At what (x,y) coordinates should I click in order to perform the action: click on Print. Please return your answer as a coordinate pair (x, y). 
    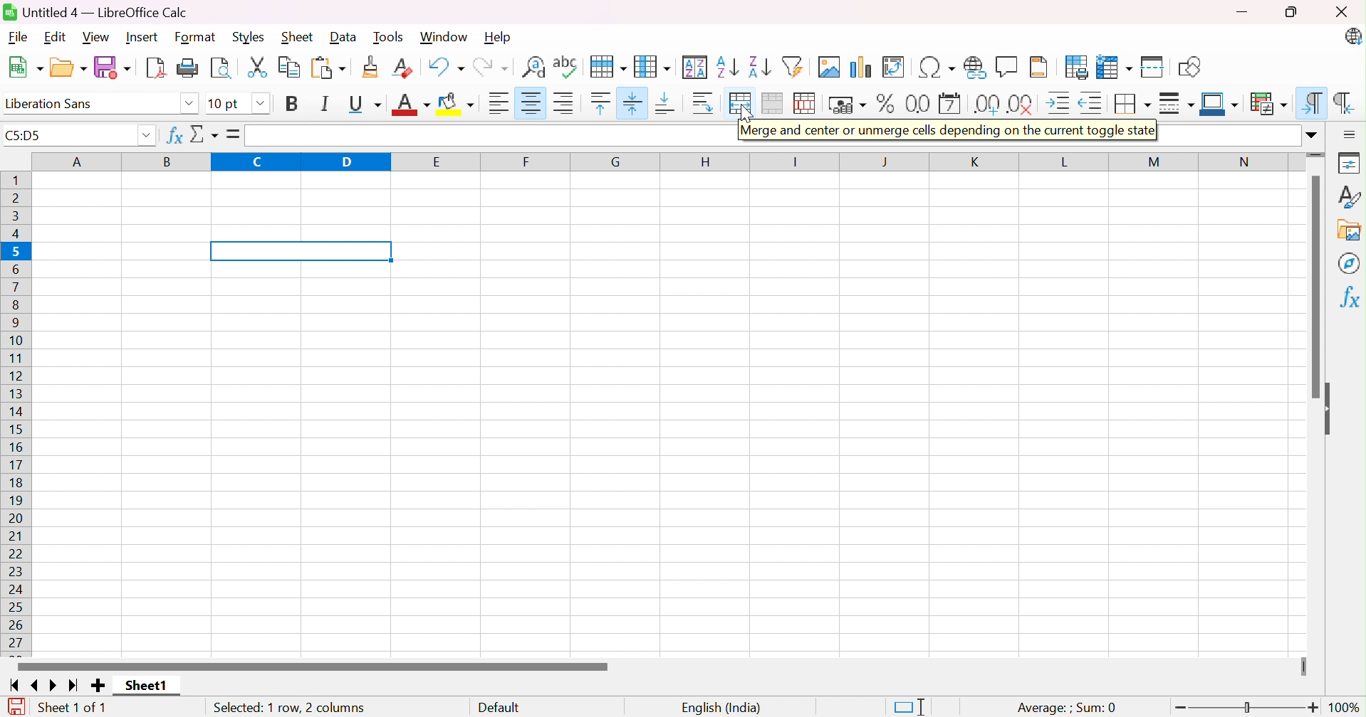
    Looking at the image, I should click on (190, 67).